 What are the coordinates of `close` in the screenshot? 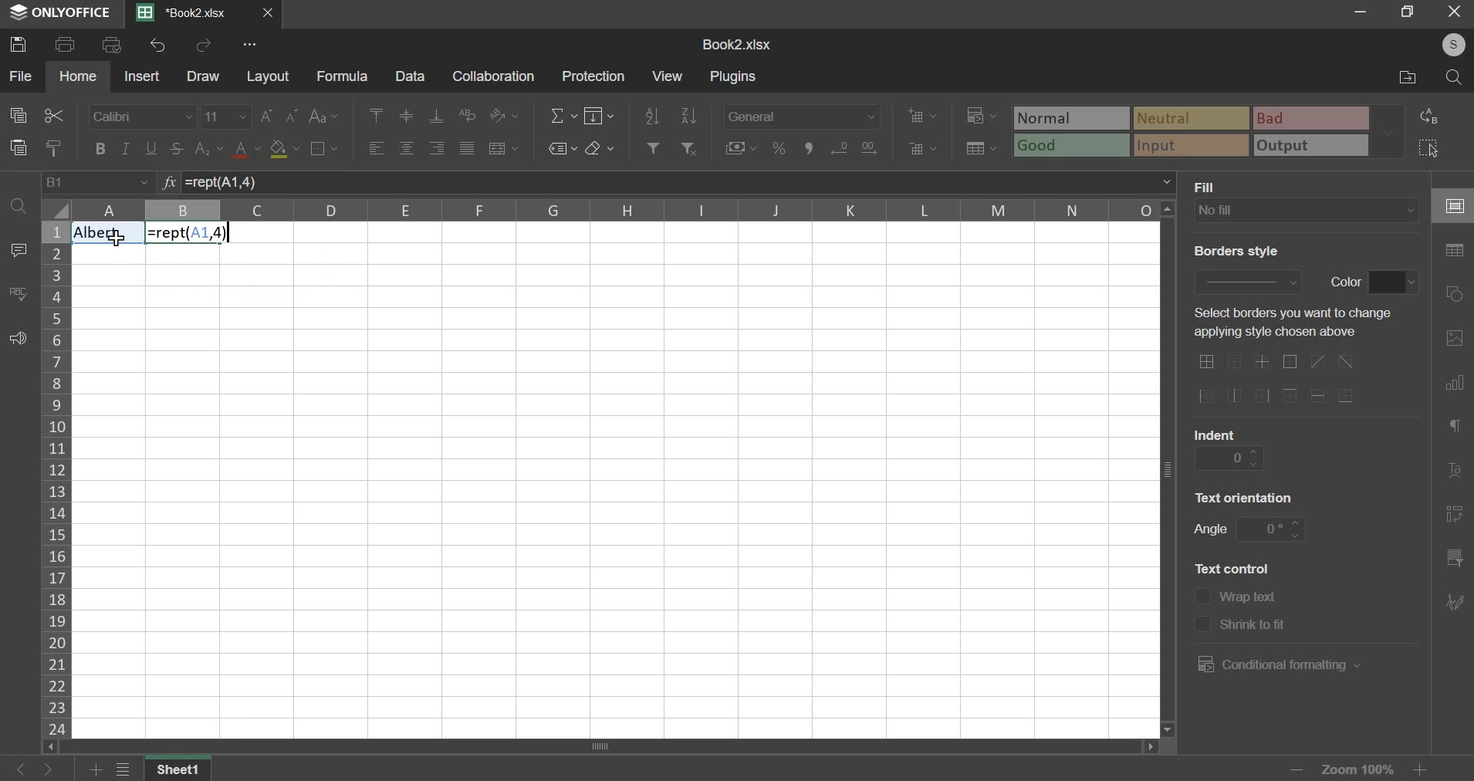 It's located at (1453, 13).